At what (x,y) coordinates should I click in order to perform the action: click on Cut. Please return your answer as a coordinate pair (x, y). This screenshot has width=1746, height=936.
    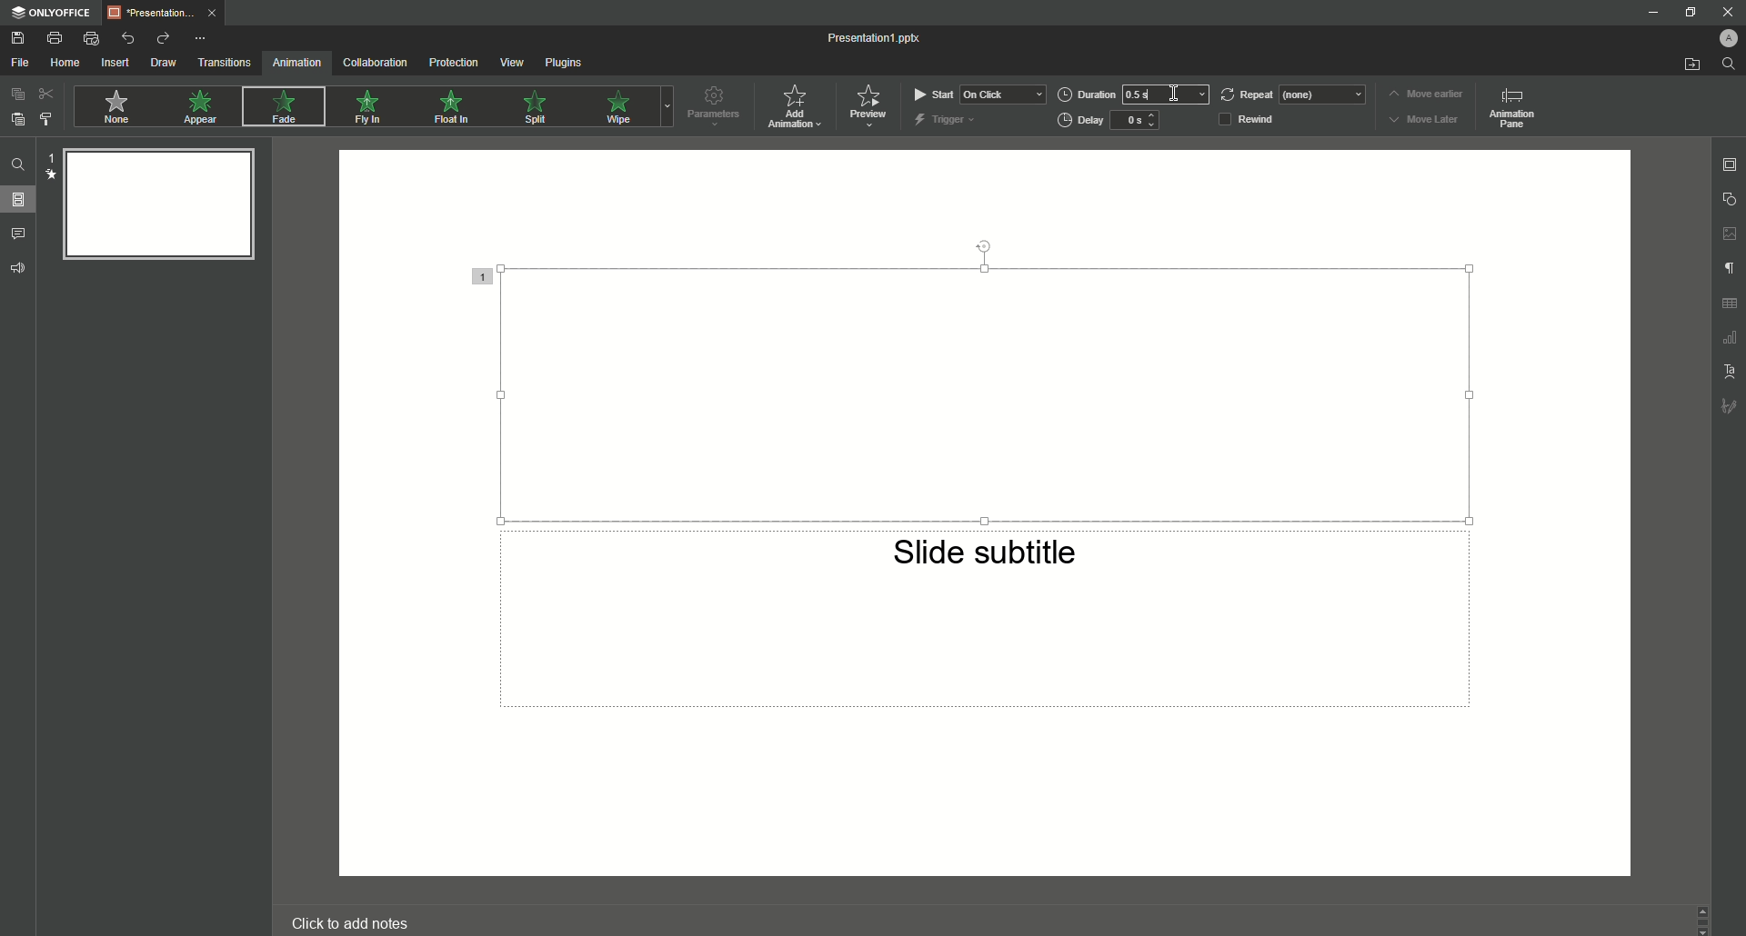
    Looking at the image, I should click on (47, 94).